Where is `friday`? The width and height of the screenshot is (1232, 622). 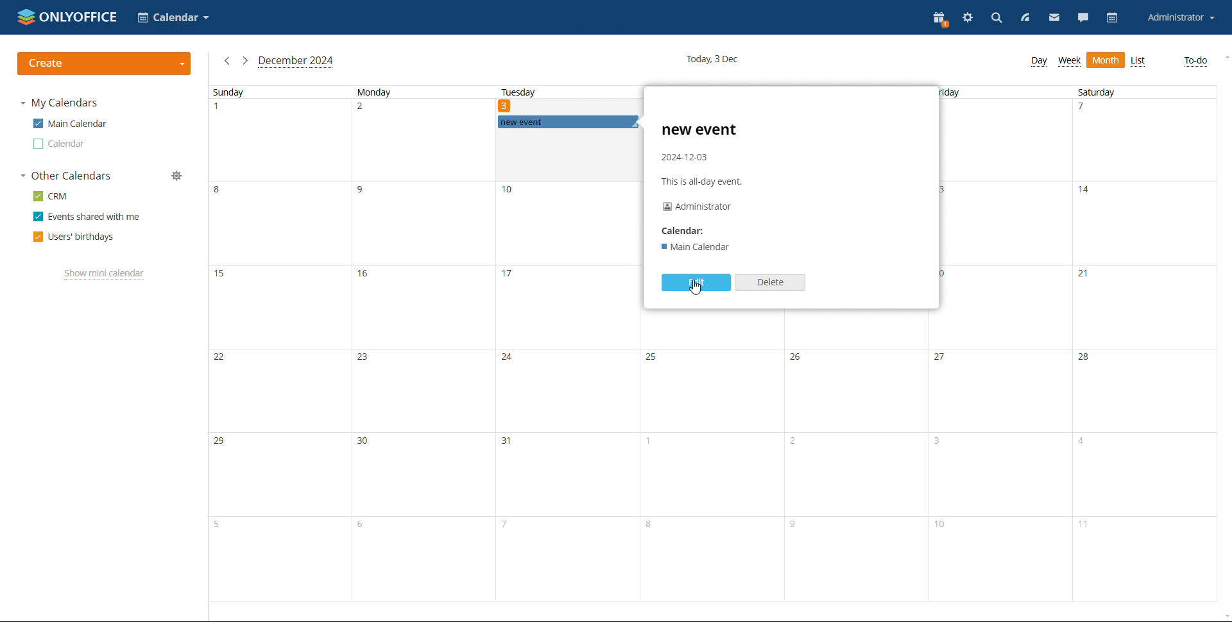 friday is located at coordinates (997, 344).